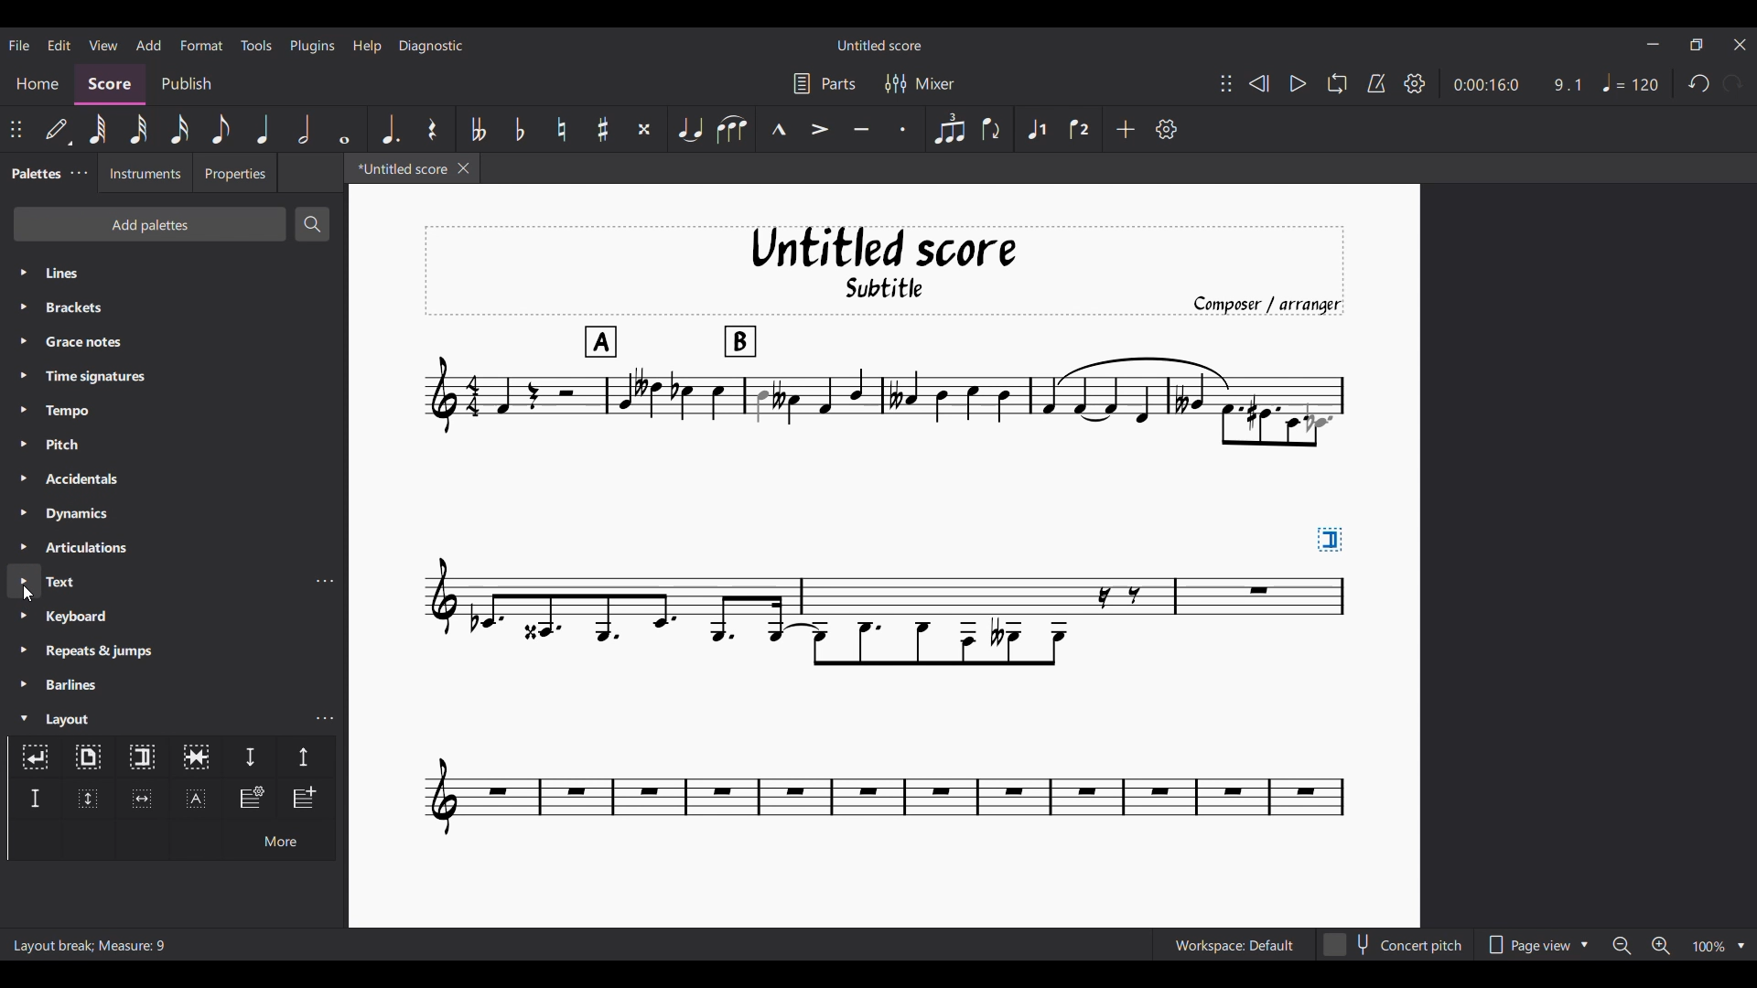  I want to click on Score, current section highlighted, so click(110, 84).